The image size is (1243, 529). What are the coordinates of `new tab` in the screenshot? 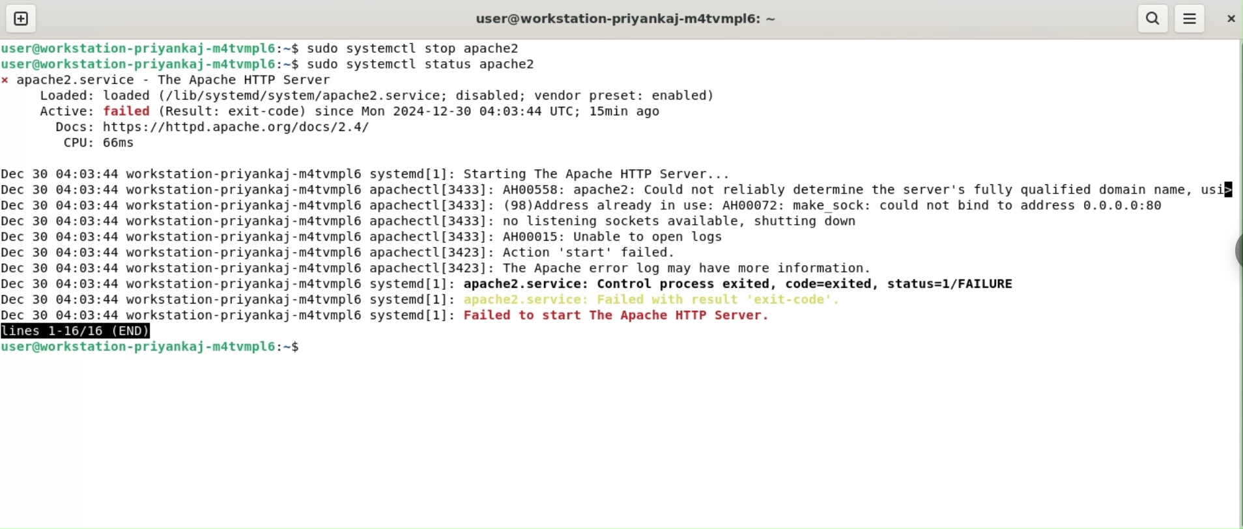 It's located at (21, 18).